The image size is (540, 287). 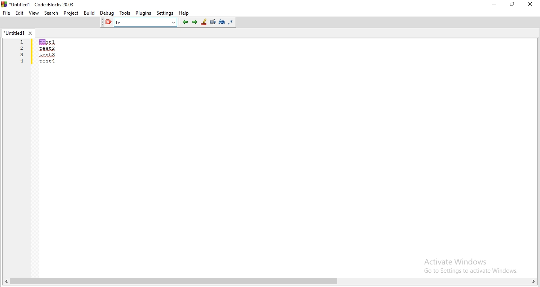 What do you see at coordinates (493, 6) in the screenshot?
I see `Minimise` at bounding box center [493, 6].